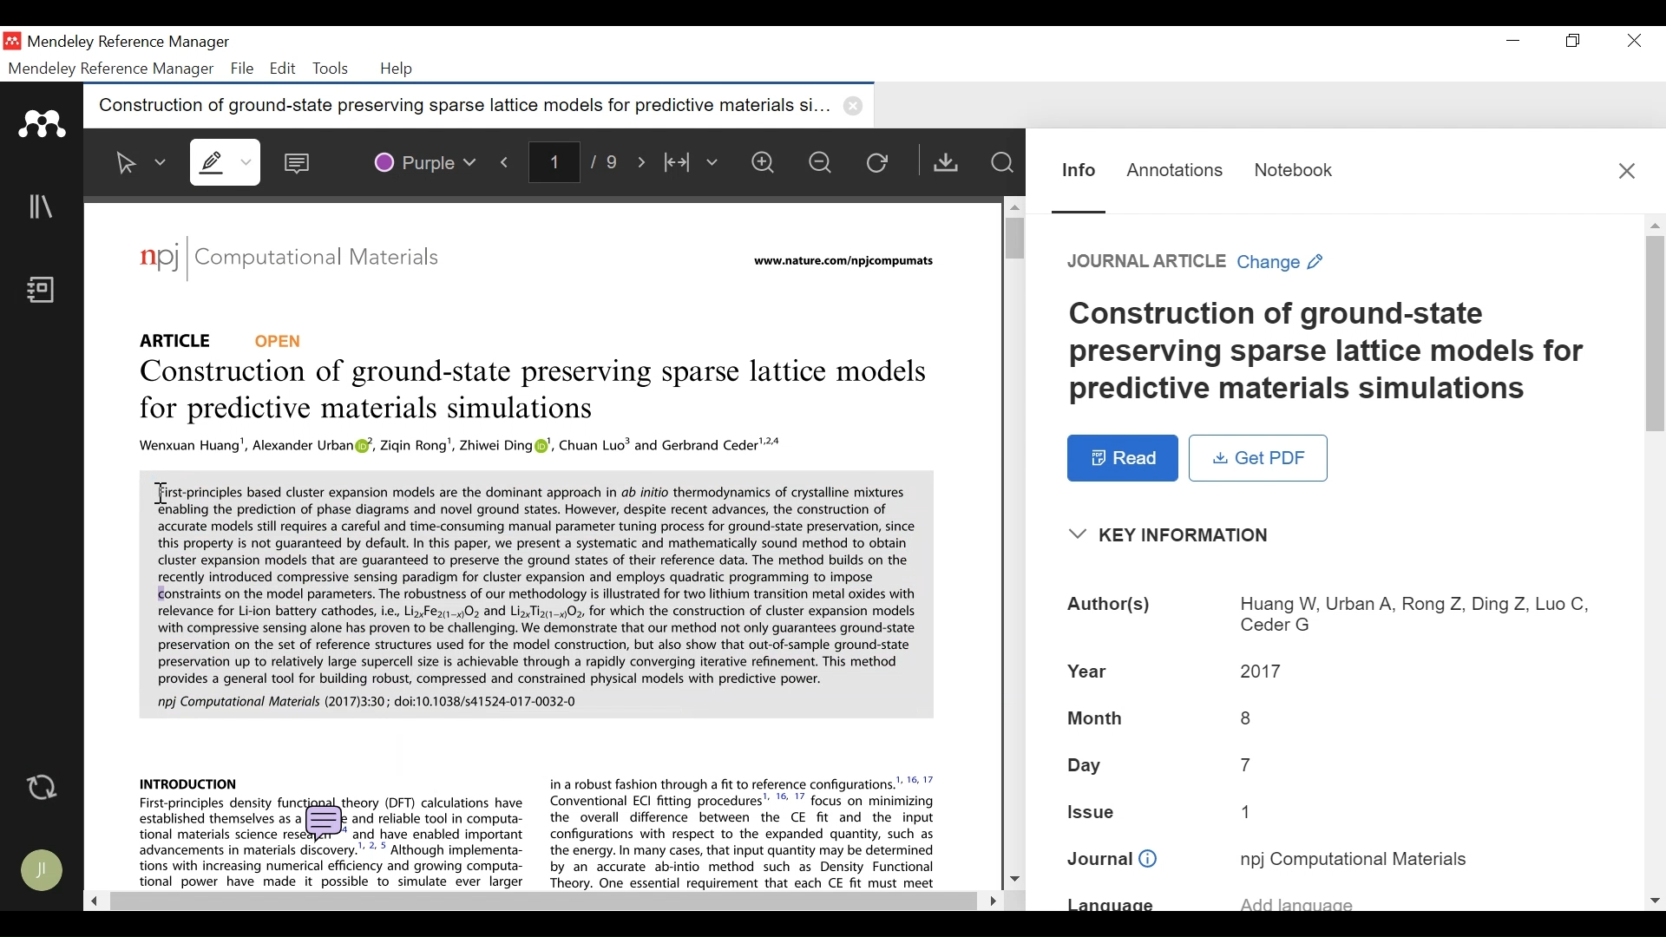  What do you see at coordinates (1247, 717) in the screenshot?
I see `Month` at bounding box center [1247, 717].